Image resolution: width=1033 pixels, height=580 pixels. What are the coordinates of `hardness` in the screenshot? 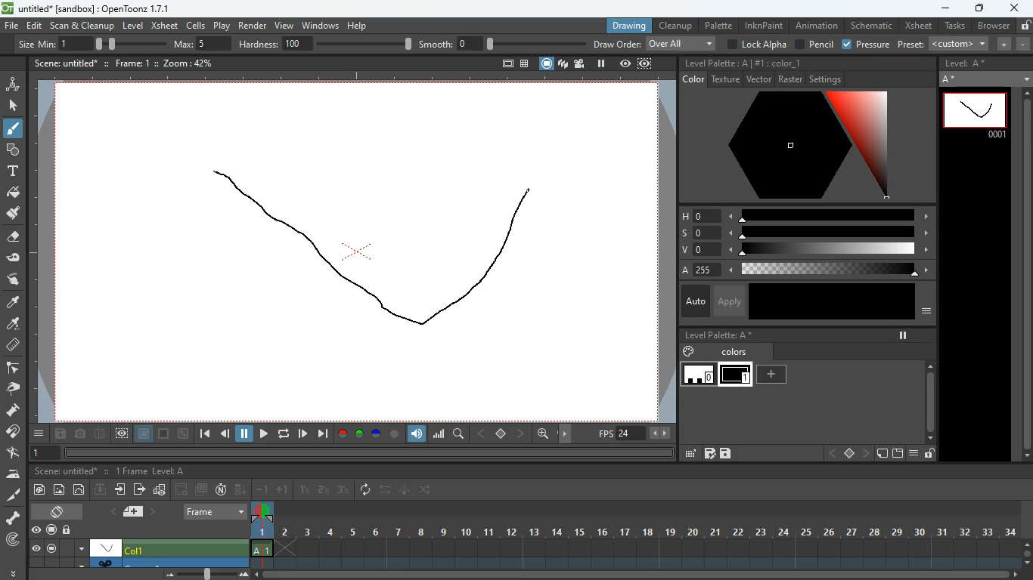 It's located at (325, 44).